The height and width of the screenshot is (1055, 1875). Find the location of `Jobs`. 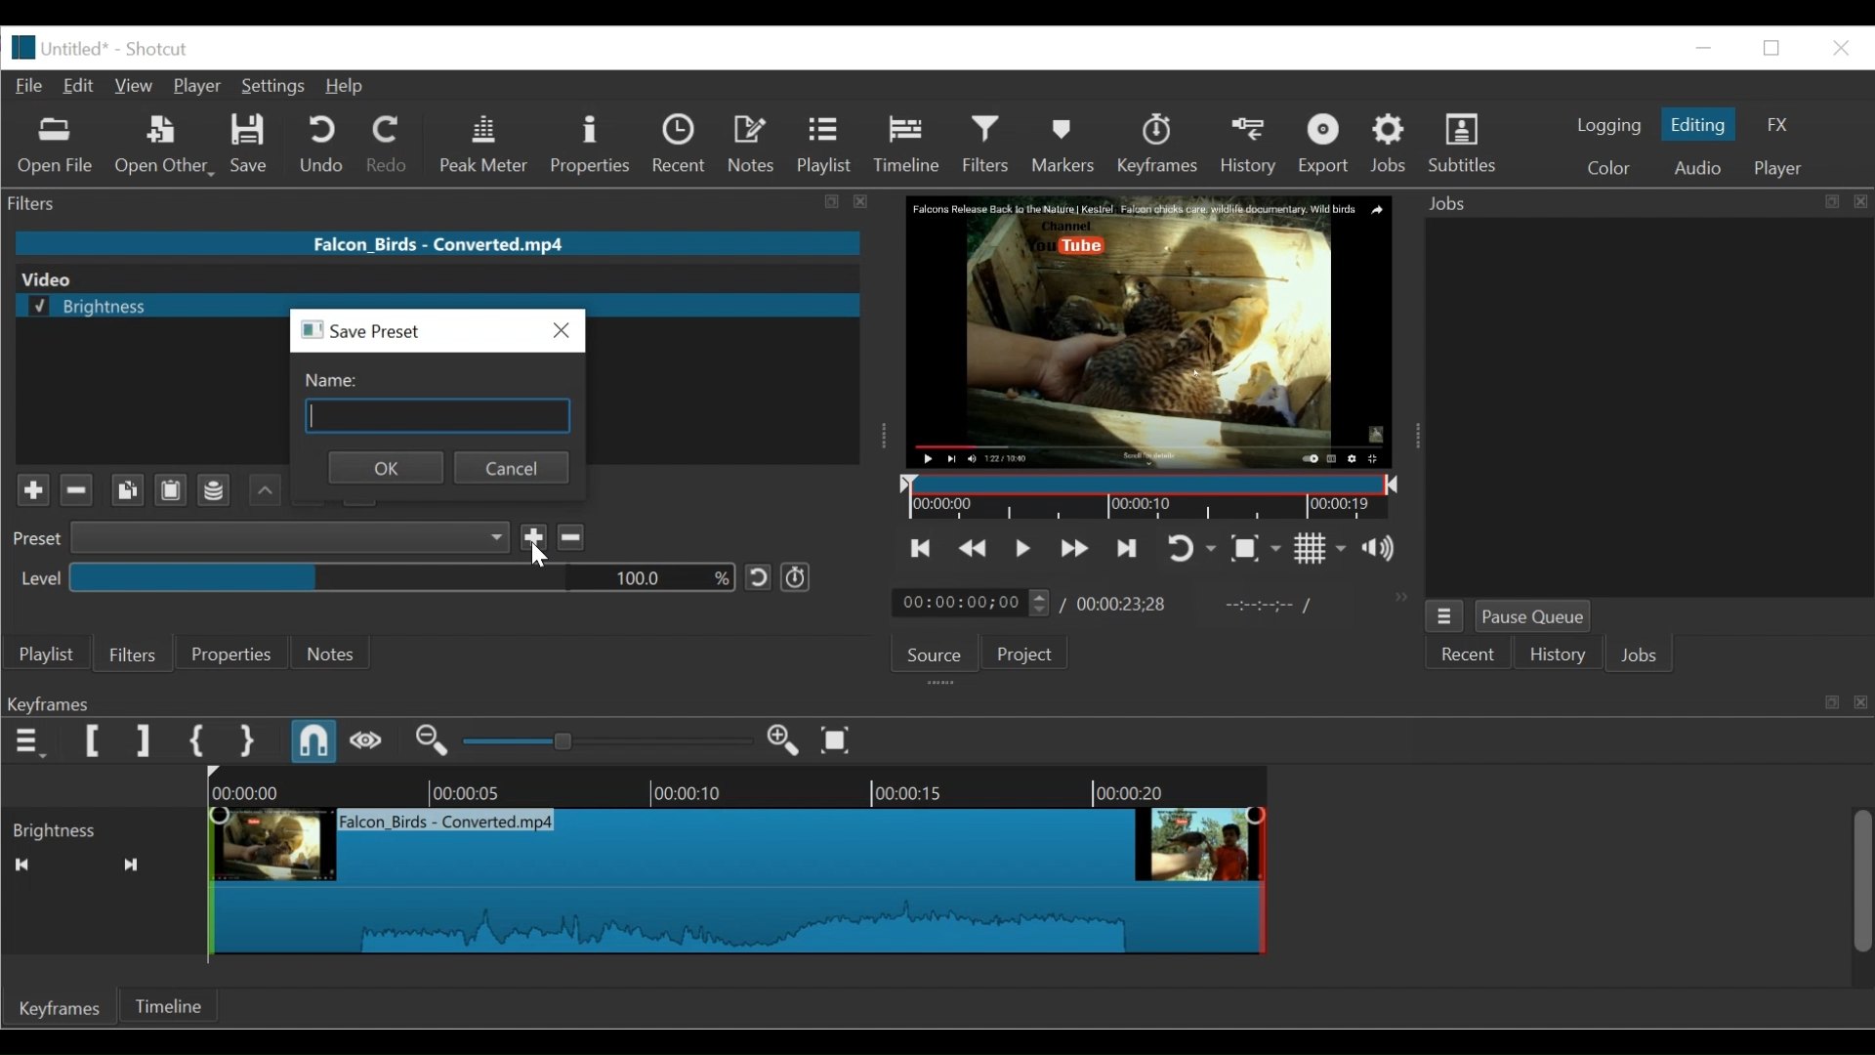

Jobs is located at coordinates (1390, 146).